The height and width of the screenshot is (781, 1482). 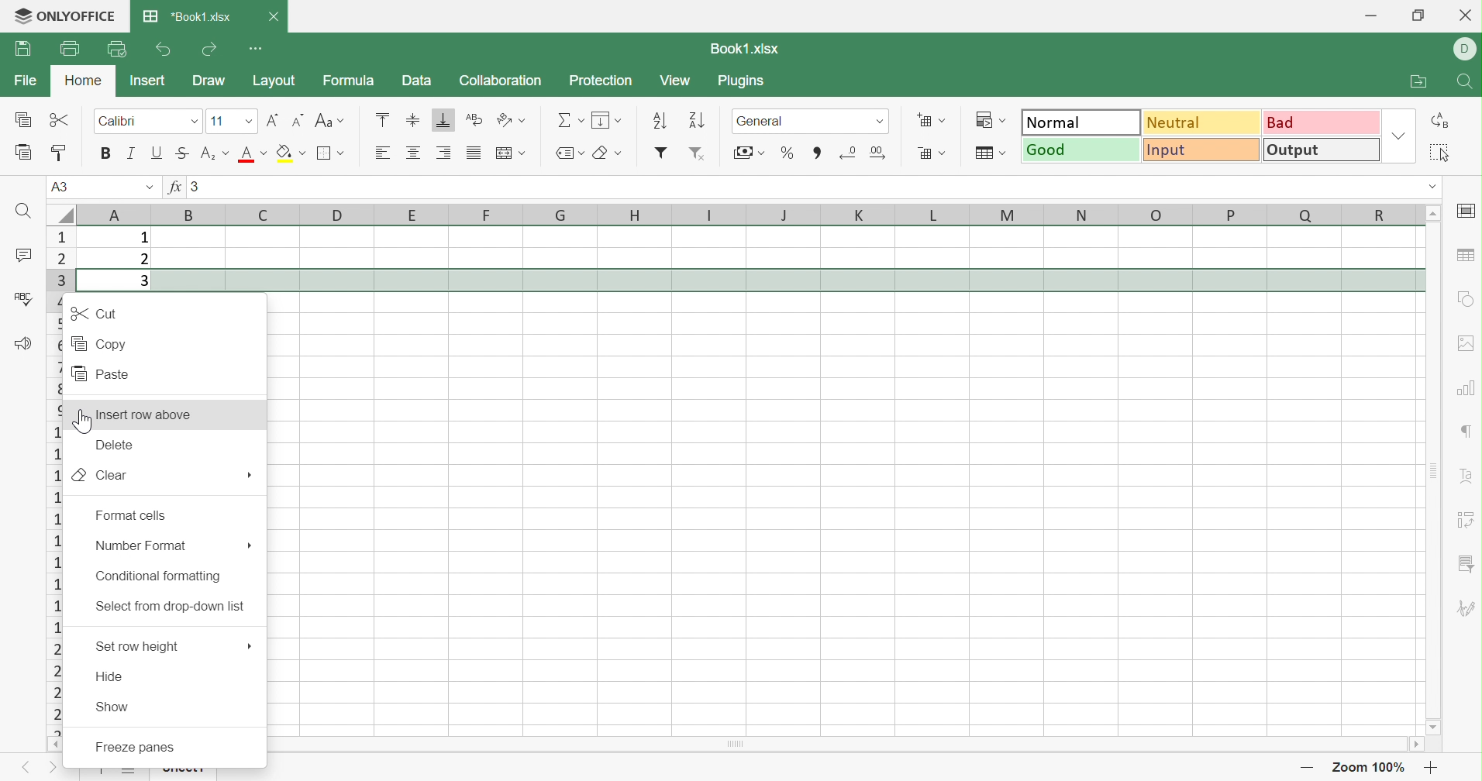 I want to click on Fill color, so click(x=283, y=152).